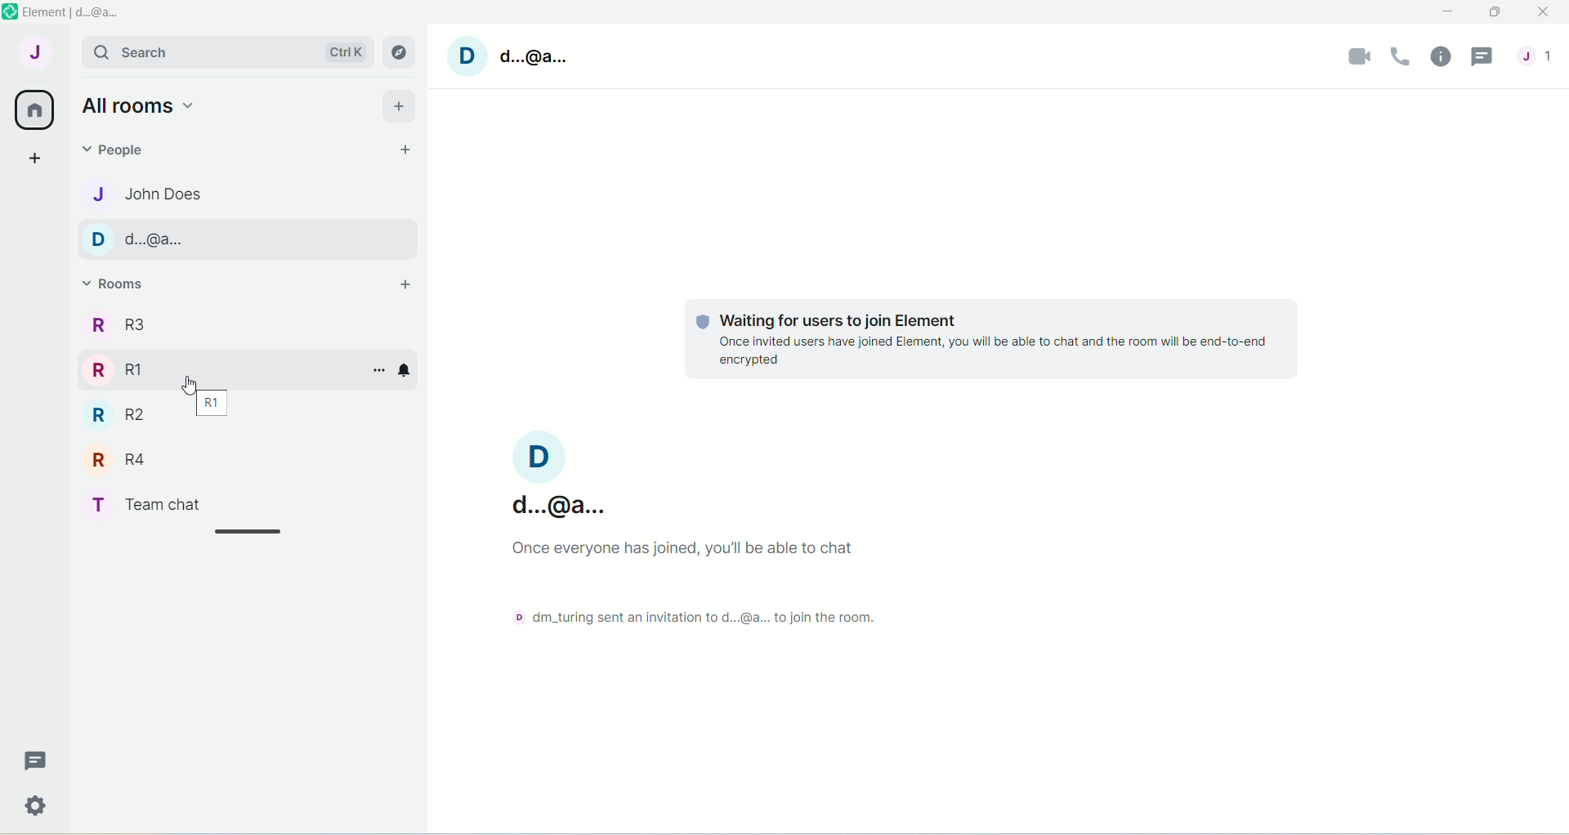 The width and height of the screenshot is (1569, 835). What do you see at coordinates (398, 53) in the screenshot?
I see `explore rooms` at bounding box center [398, 53].